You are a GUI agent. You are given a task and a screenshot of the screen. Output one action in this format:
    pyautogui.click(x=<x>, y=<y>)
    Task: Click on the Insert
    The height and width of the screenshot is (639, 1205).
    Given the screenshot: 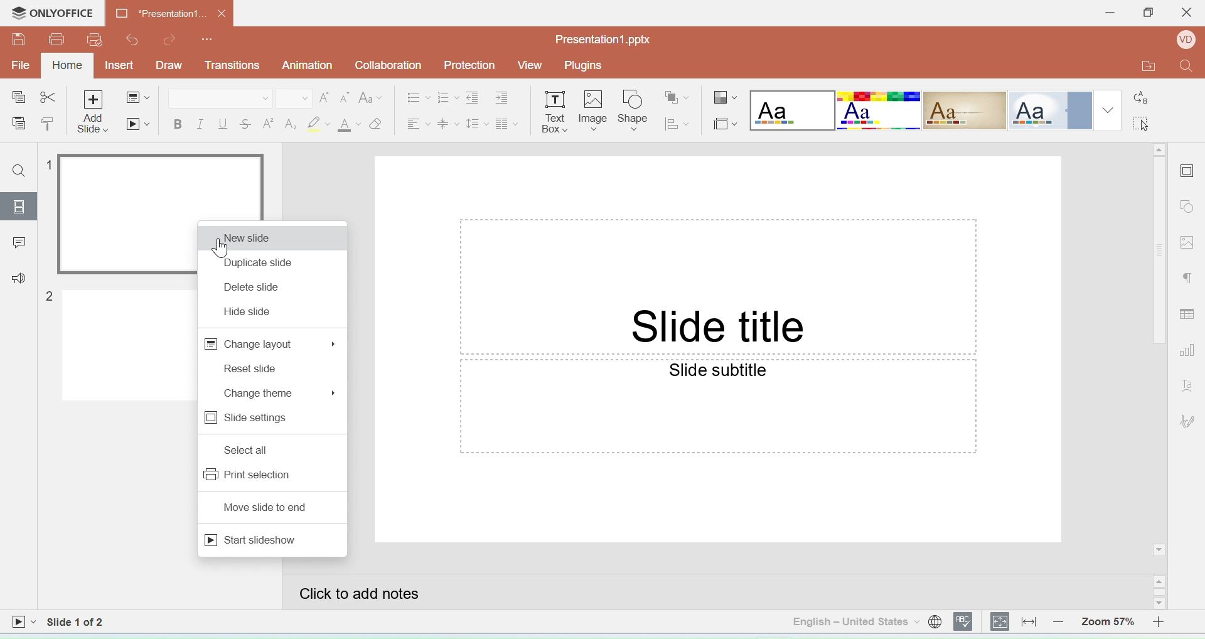 What is the action you would take?
    pyautogui.click(x=122, y=66)
    